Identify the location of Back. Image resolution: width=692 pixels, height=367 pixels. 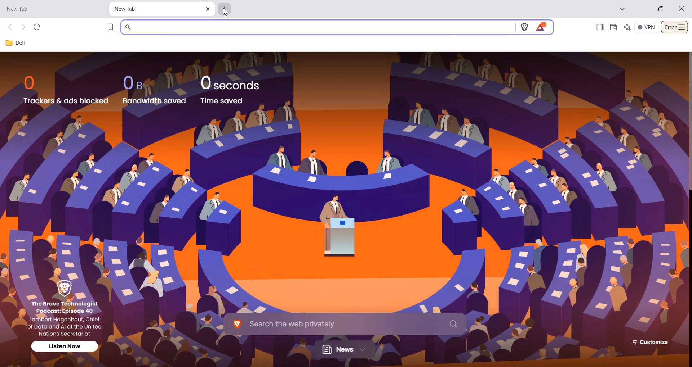
(11, 27).